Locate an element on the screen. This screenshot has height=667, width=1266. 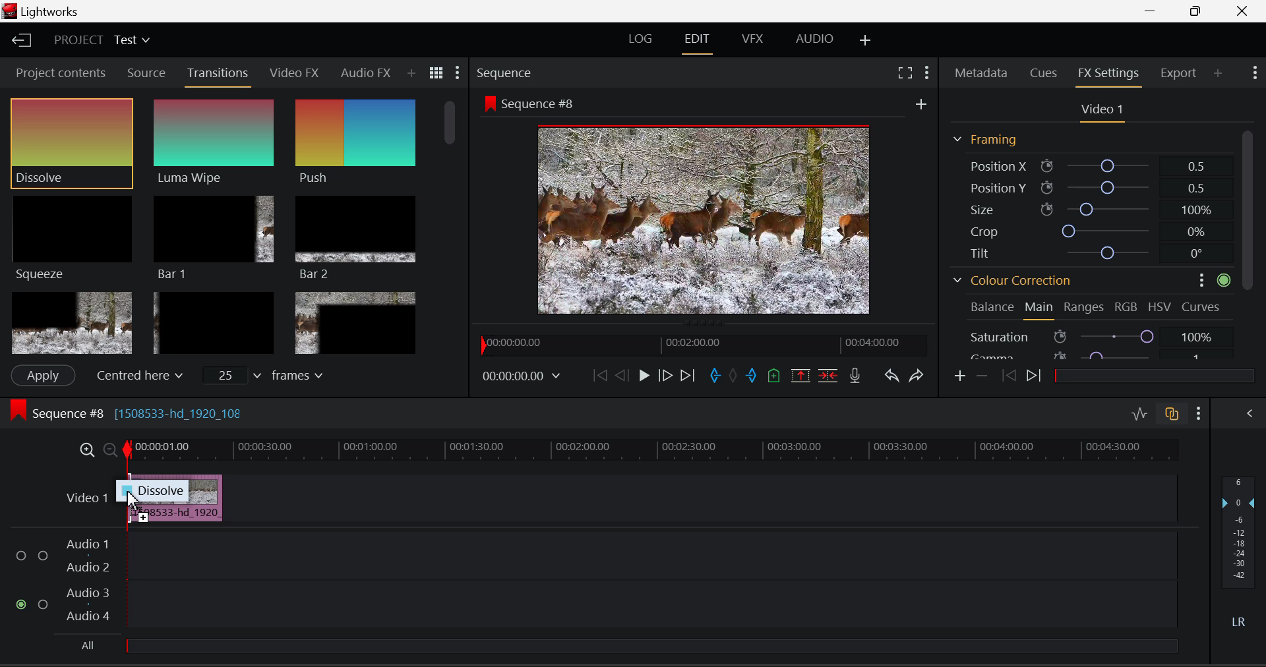
Ranges is located at coordinates (1085, 308).